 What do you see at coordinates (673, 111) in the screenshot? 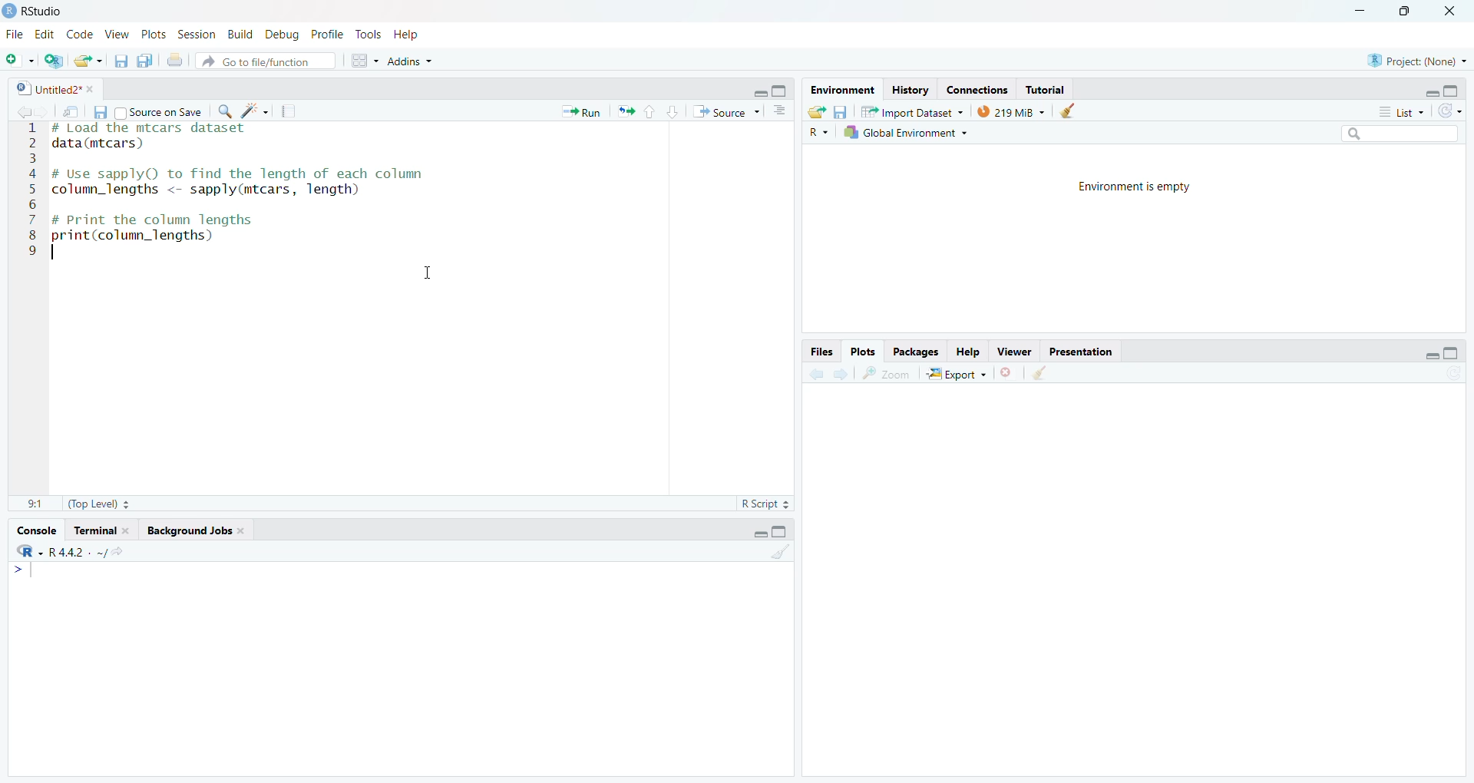
I see `Go to next section` at bounding box center [673, 111].